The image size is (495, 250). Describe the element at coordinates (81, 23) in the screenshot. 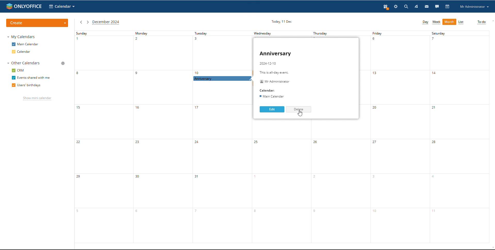

I see `previous month` at that location.